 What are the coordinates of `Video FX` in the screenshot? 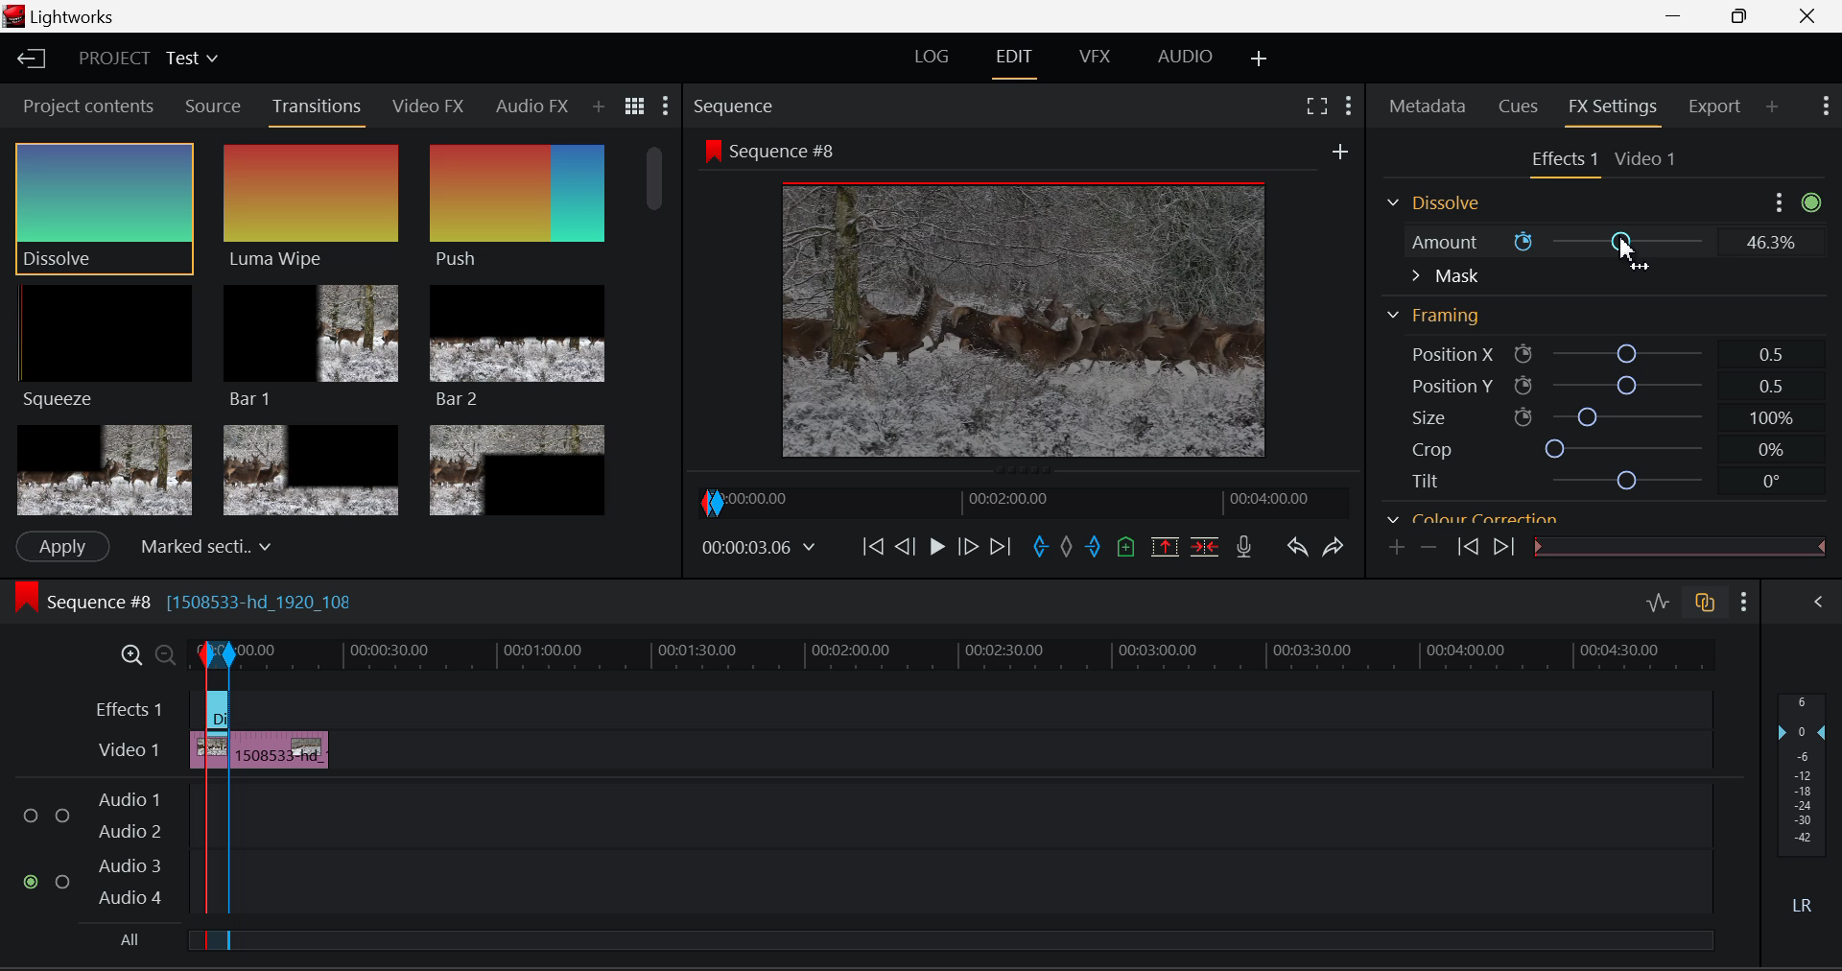 It's located at (430, 108).